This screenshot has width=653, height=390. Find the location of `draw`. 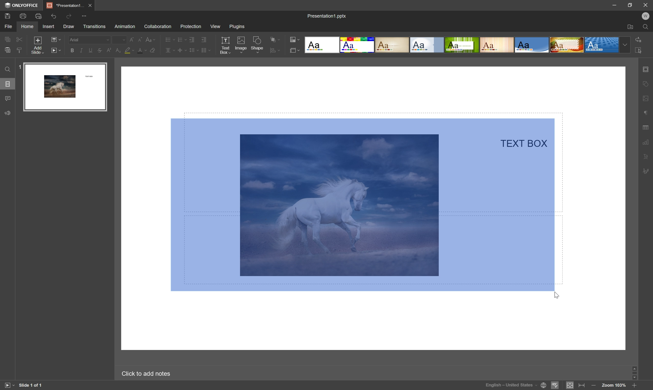

draw is located at coordinates (69, 27).